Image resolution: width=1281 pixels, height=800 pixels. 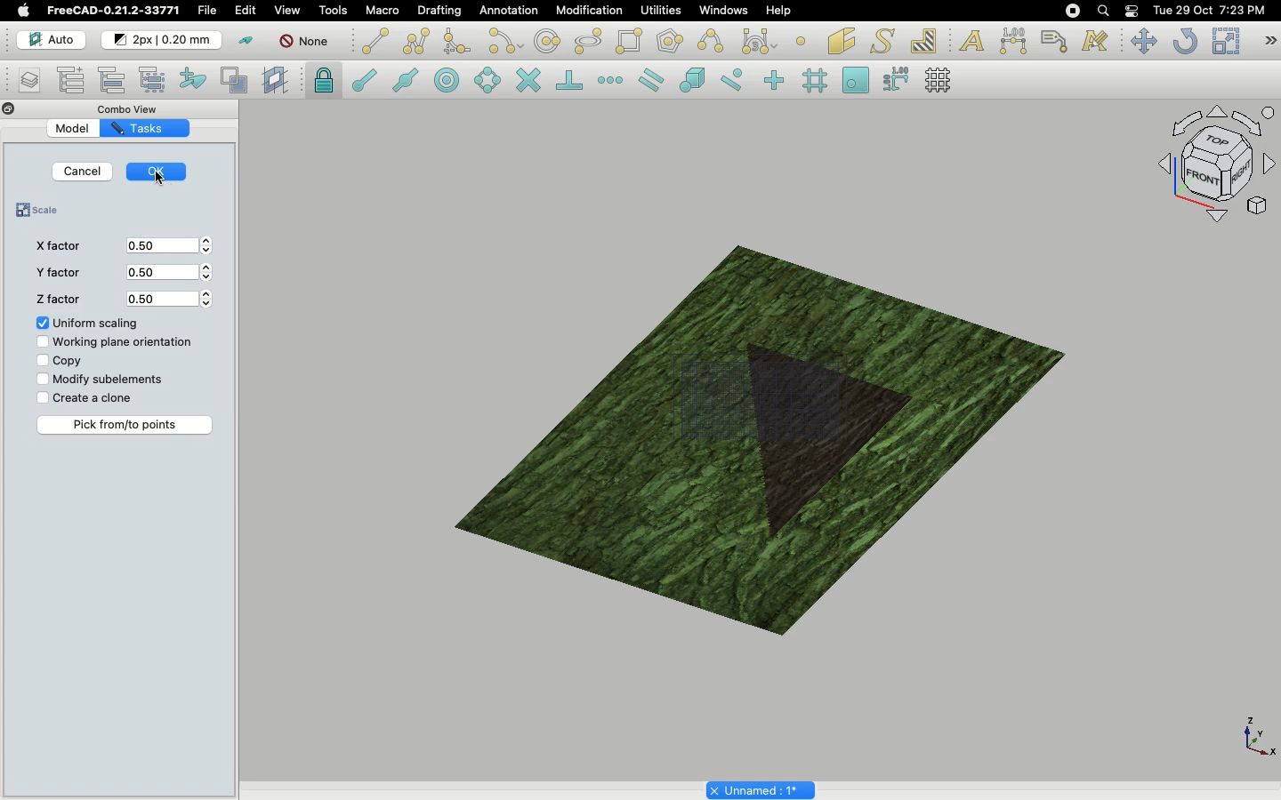 I want to click on Snap near, so click(x=731, y=81).